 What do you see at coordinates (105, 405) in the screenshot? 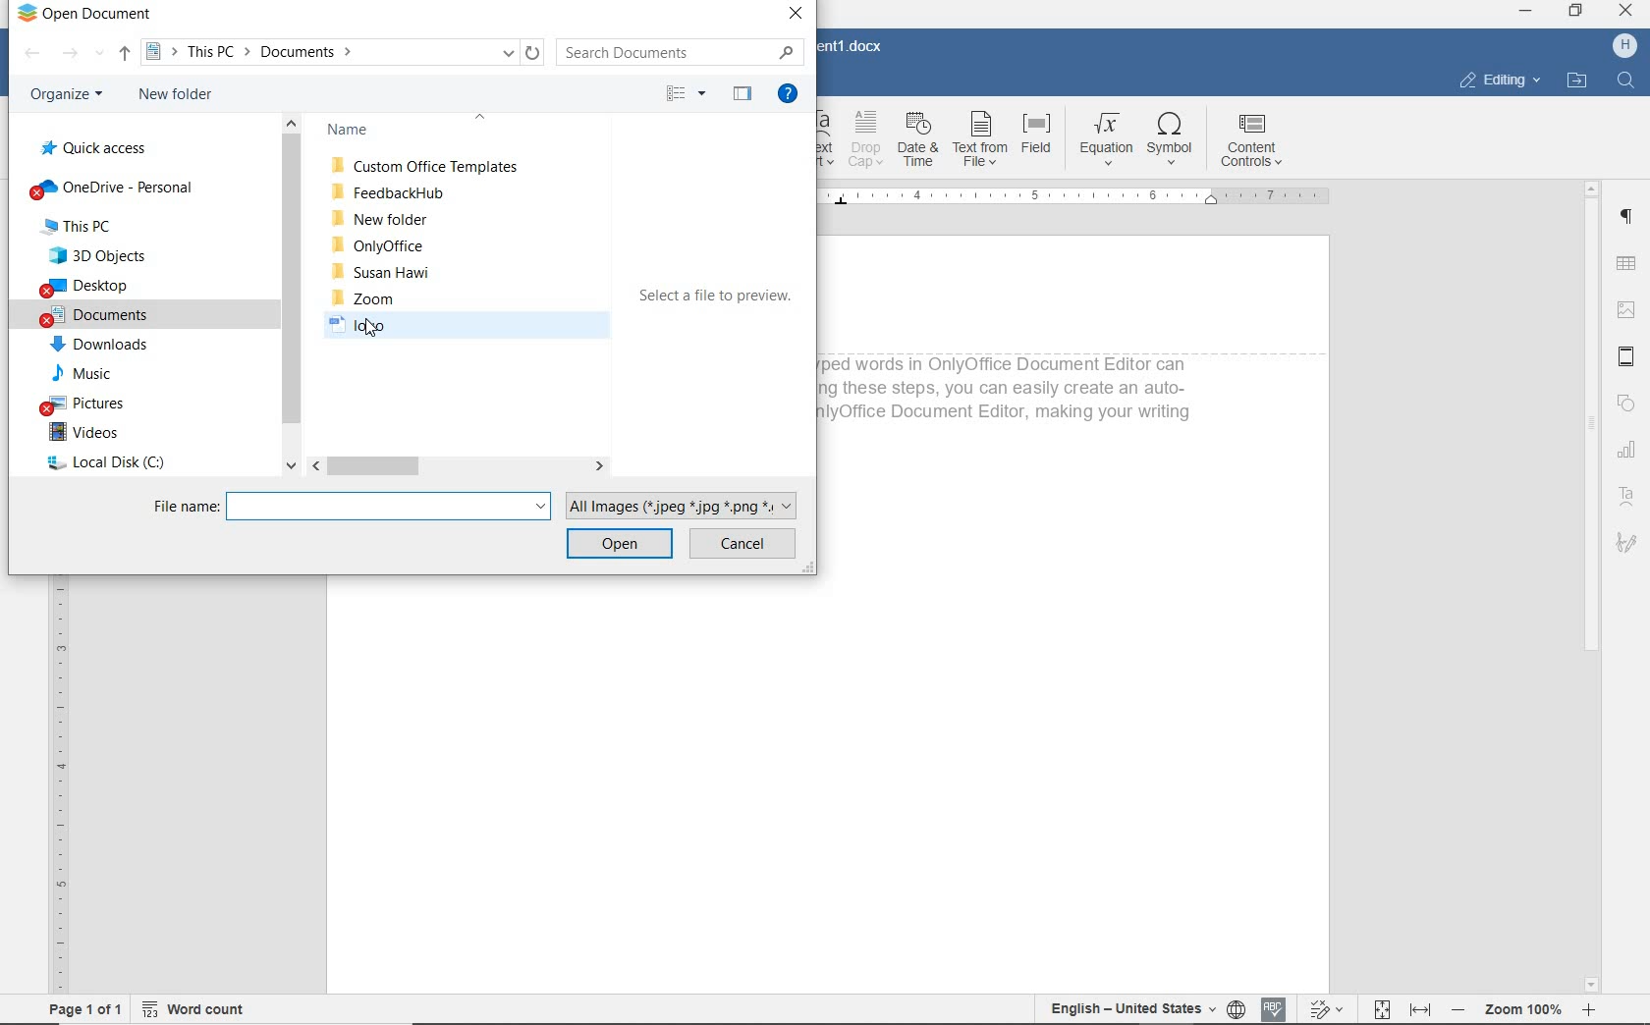
I see `PICTURES` at bounding box center [105, 405].